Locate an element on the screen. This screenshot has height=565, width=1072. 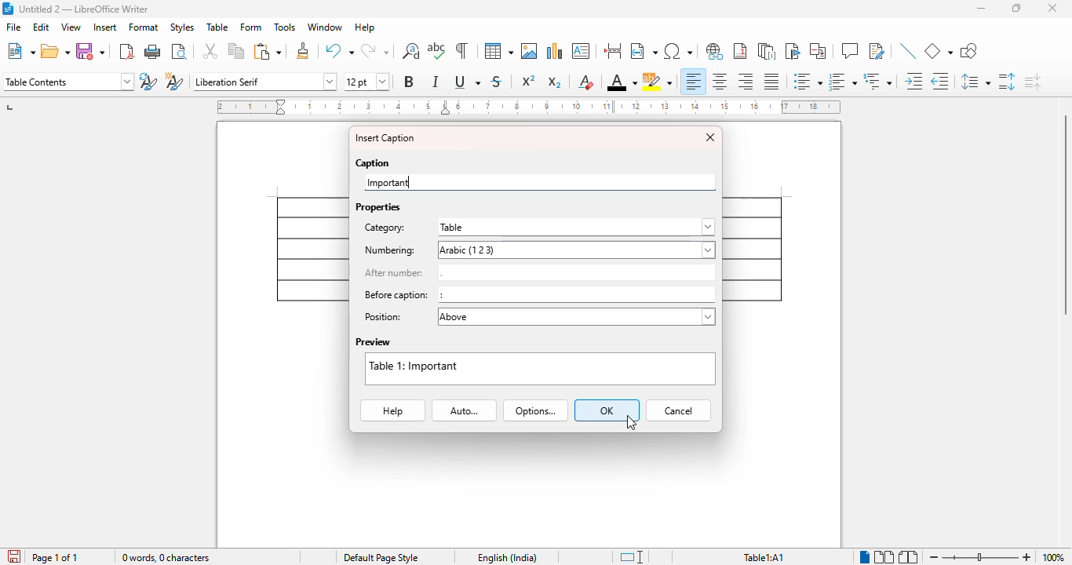
save is located at coordinates (89, 51).